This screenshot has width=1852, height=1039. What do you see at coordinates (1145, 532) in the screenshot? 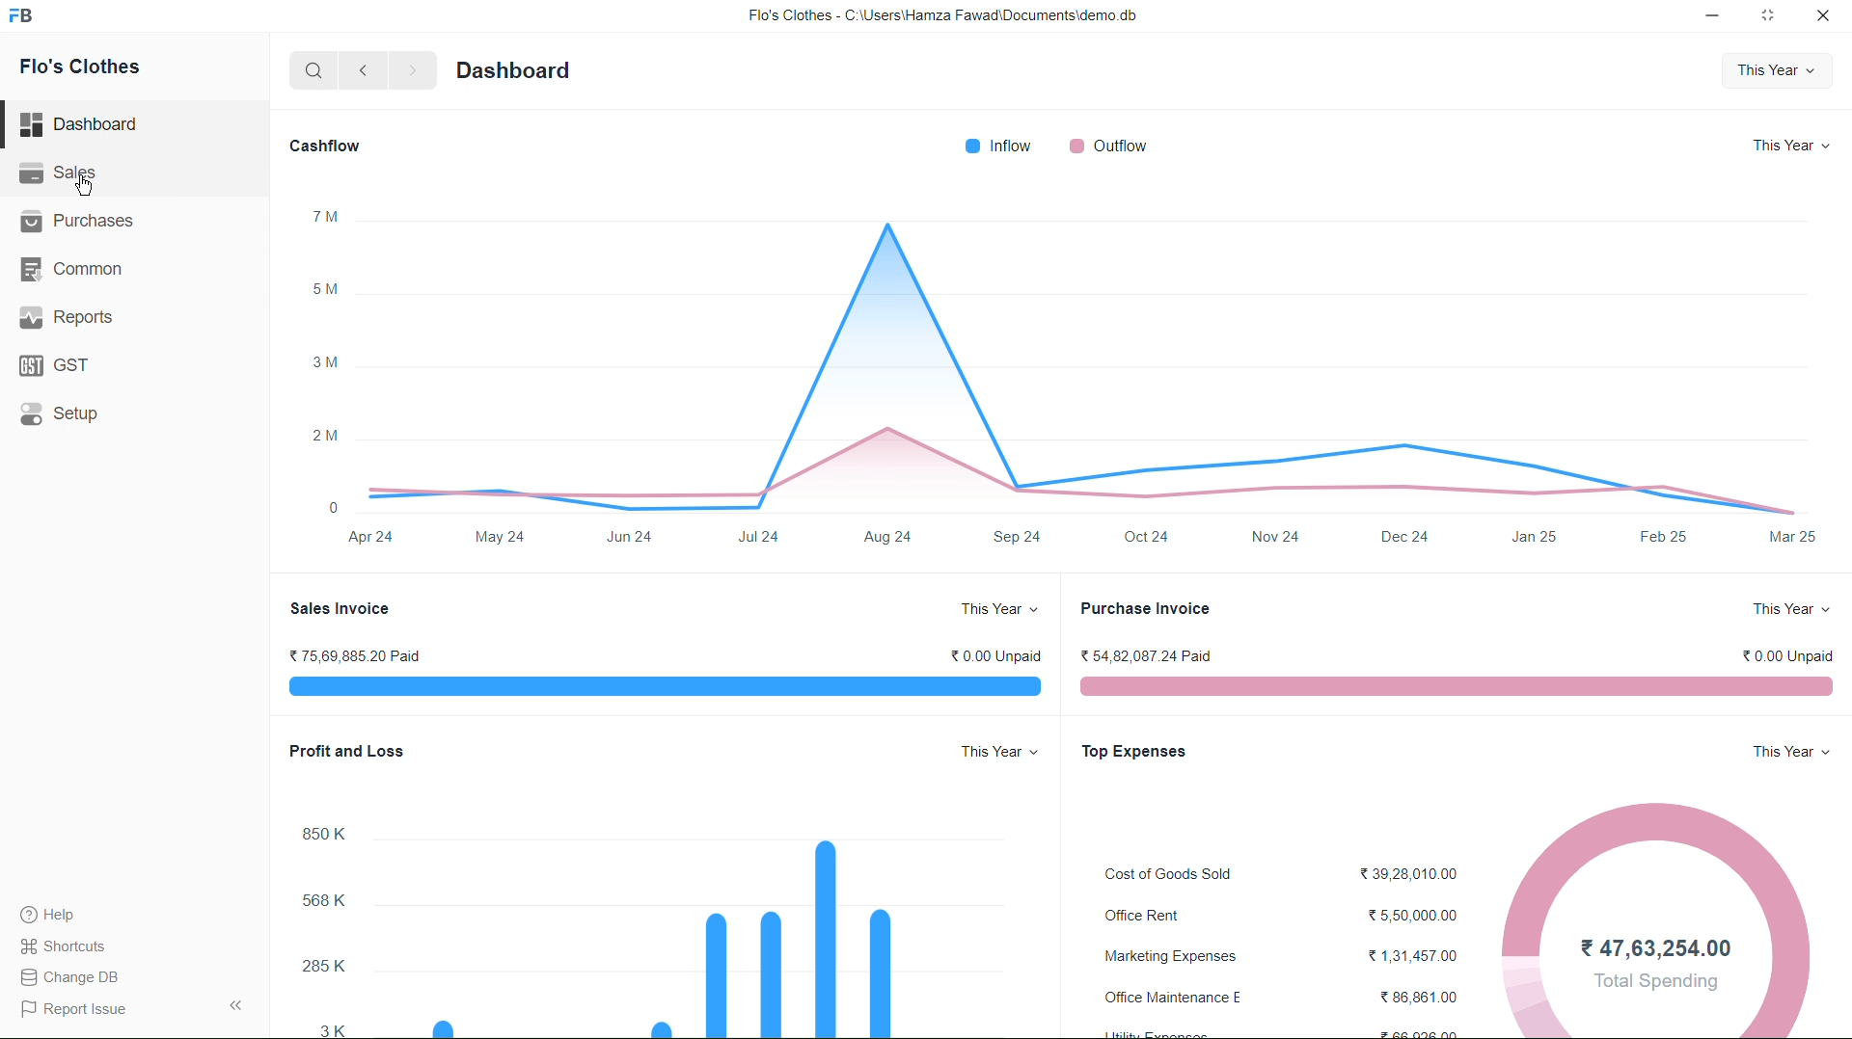
I see `Oct 24` at bounding box center [1145, 532].